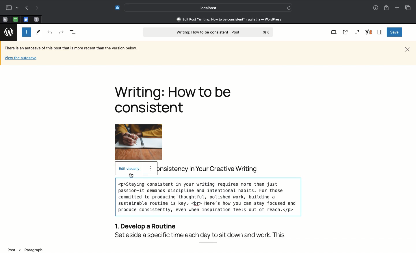 This screenshot has height=253, width=416. Describe the element at coordinates (357, 32) in the screenshot. I see `Zoom out` at that location.